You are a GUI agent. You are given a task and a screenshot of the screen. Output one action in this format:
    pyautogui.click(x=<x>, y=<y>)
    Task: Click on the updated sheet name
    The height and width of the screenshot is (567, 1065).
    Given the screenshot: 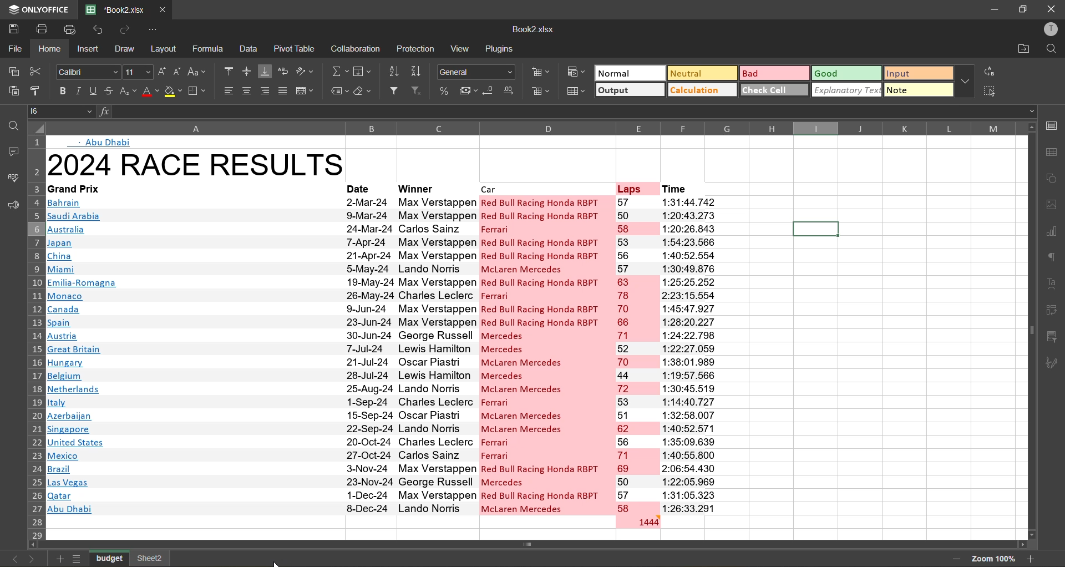 What is the action you would take?
    pyautogui.click(x=110, y=558)
    